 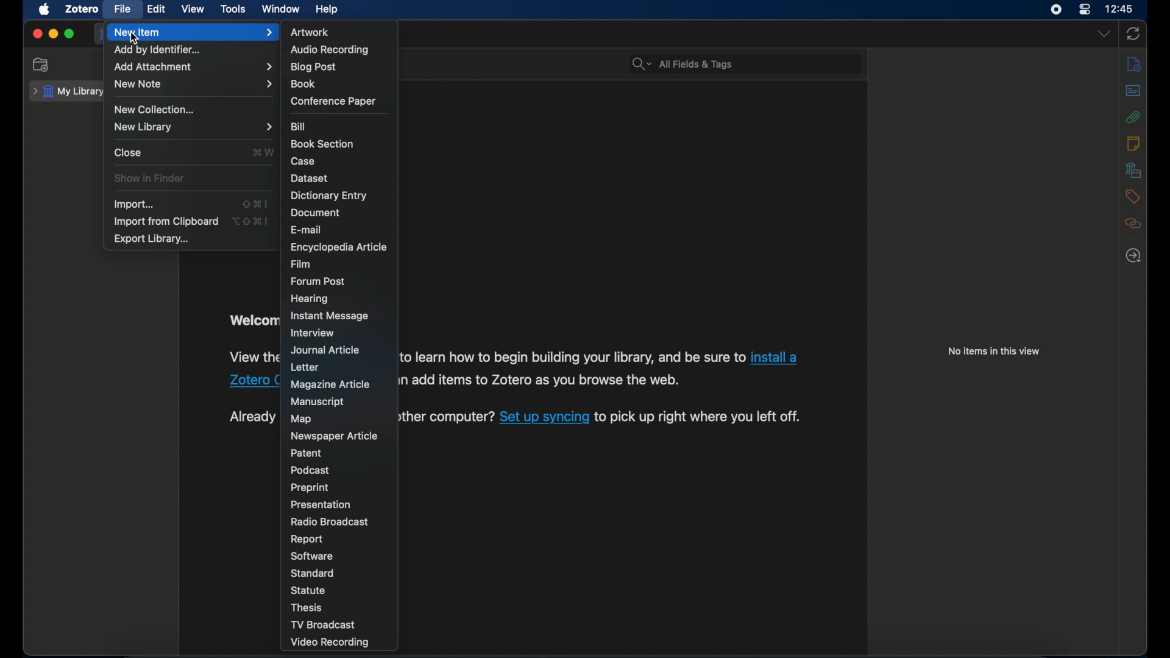 What do you see at coordinates (43, 65) in the screenshot?
I see `new collection` at bounding box center [43, 65].